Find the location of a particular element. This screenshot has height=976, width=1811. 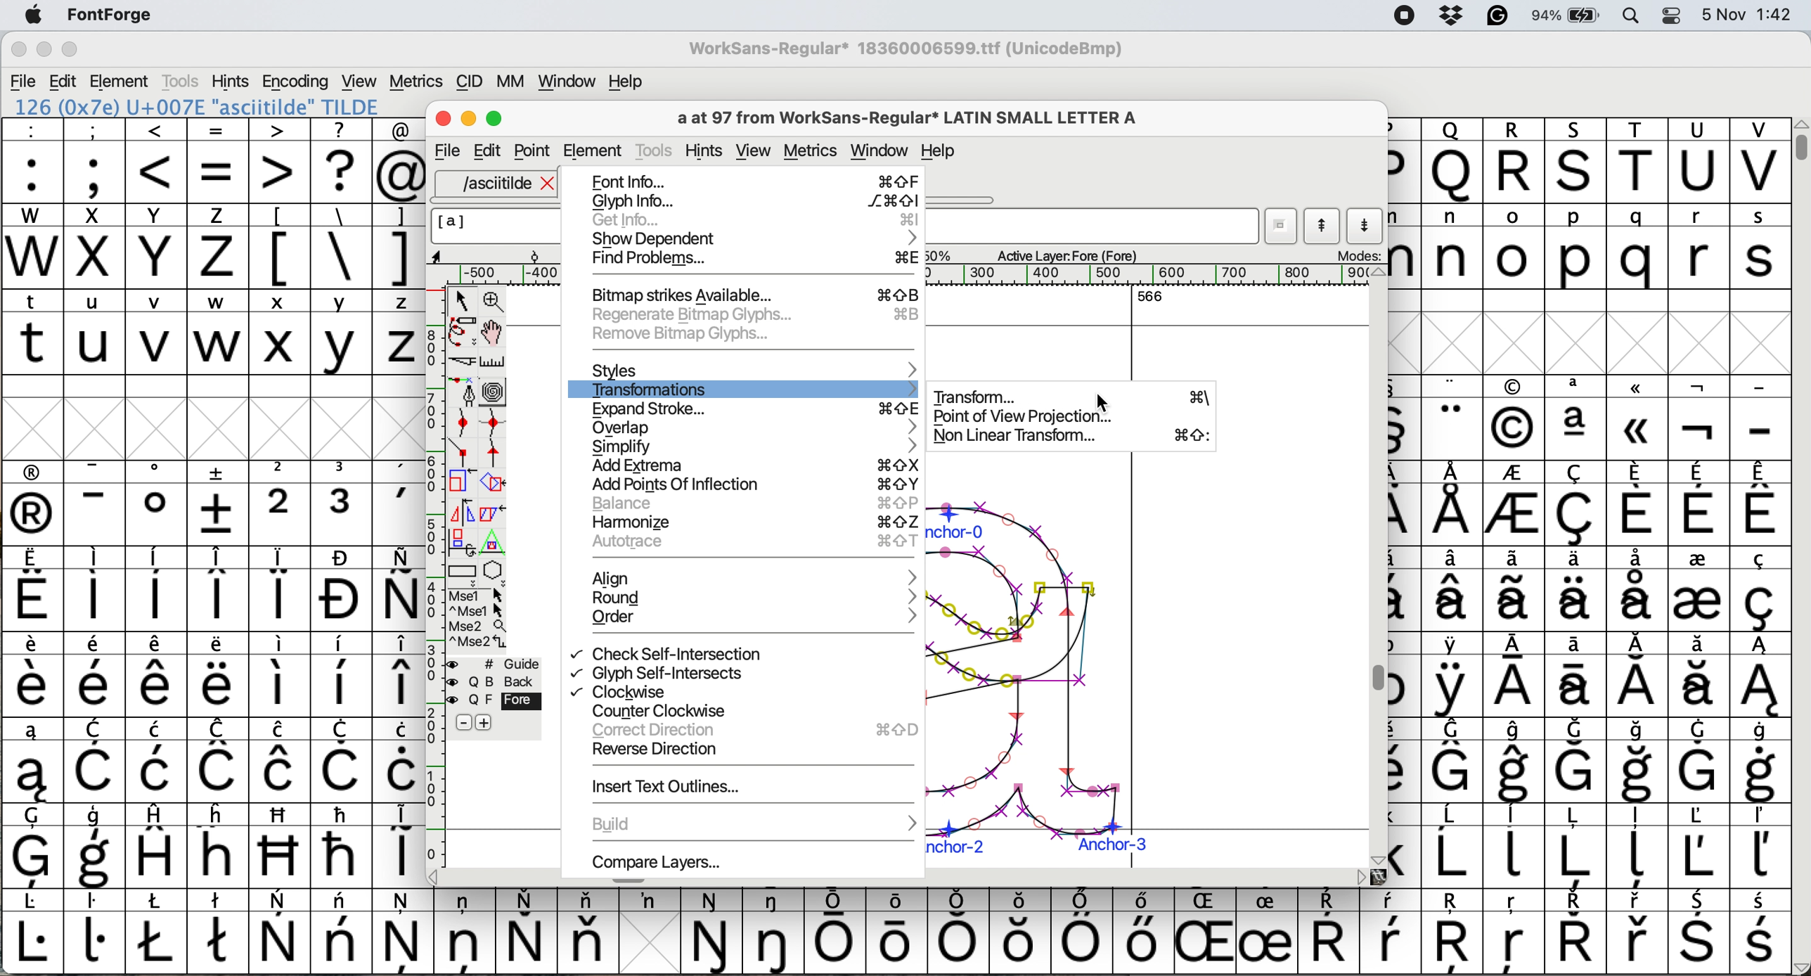

symbol is located at coordinates (1580, 588).